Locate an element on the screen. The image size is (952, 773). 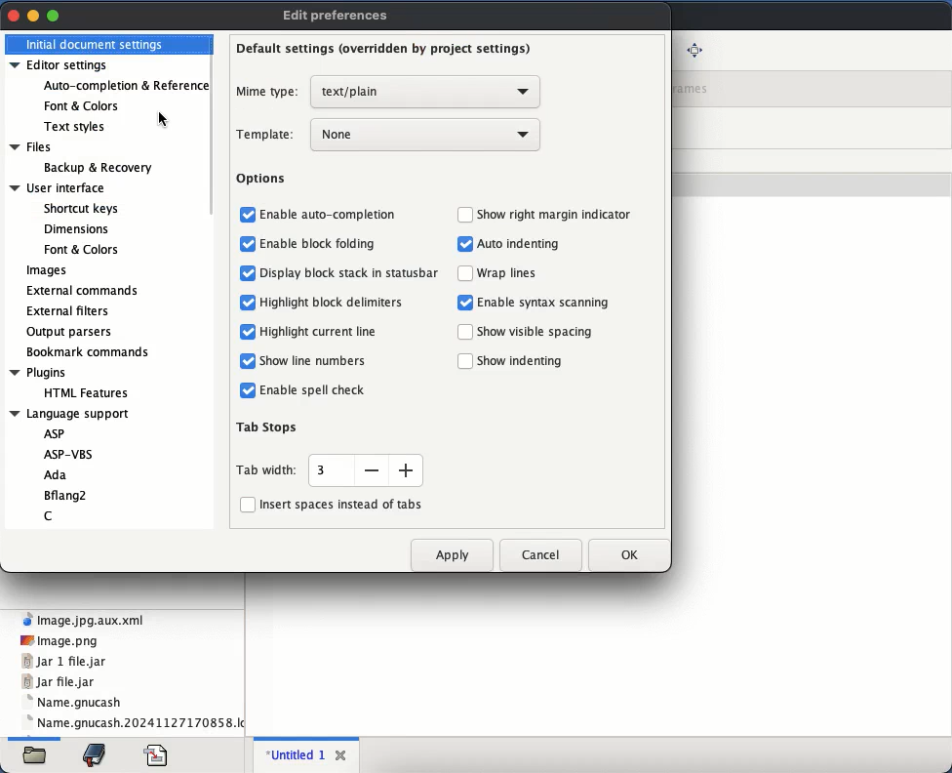
auto-completion and reference is located at coordinates (121, 85).